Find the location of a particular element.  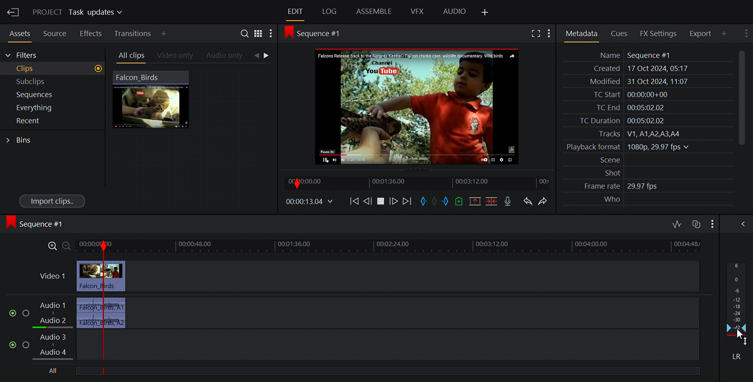

Scene is located at coordinates (606, 160).